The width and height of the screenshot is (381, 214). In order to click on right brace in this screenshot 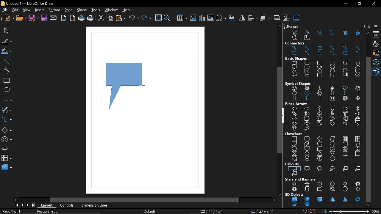, I will do `click(320, 99)`.